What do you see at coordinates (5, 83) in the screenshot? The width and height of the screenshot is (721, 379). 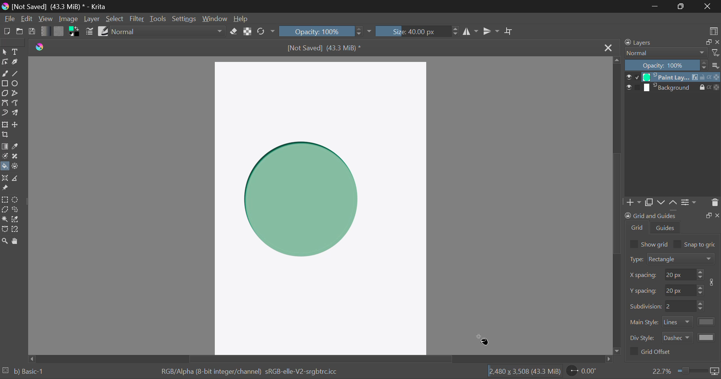 I see `Rectangle` at bounding box center [5, 83].